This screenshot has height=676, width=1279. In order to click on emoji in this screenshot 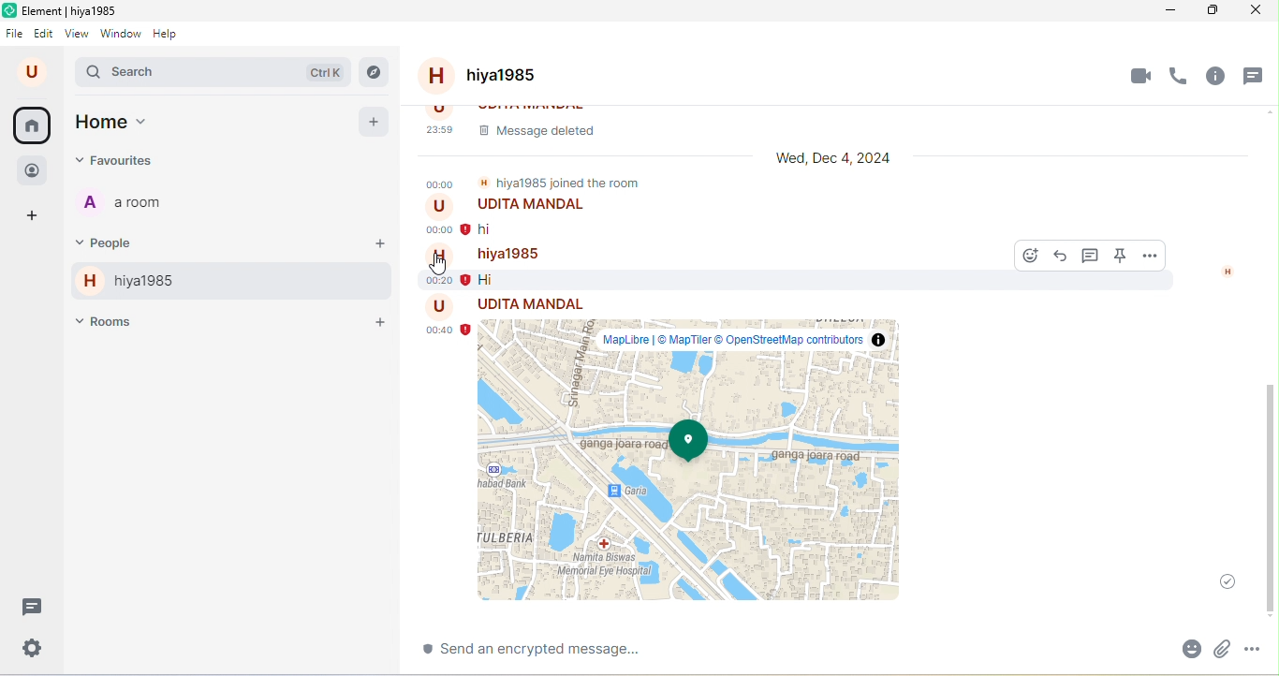, I will do `click(1190, 647)`.